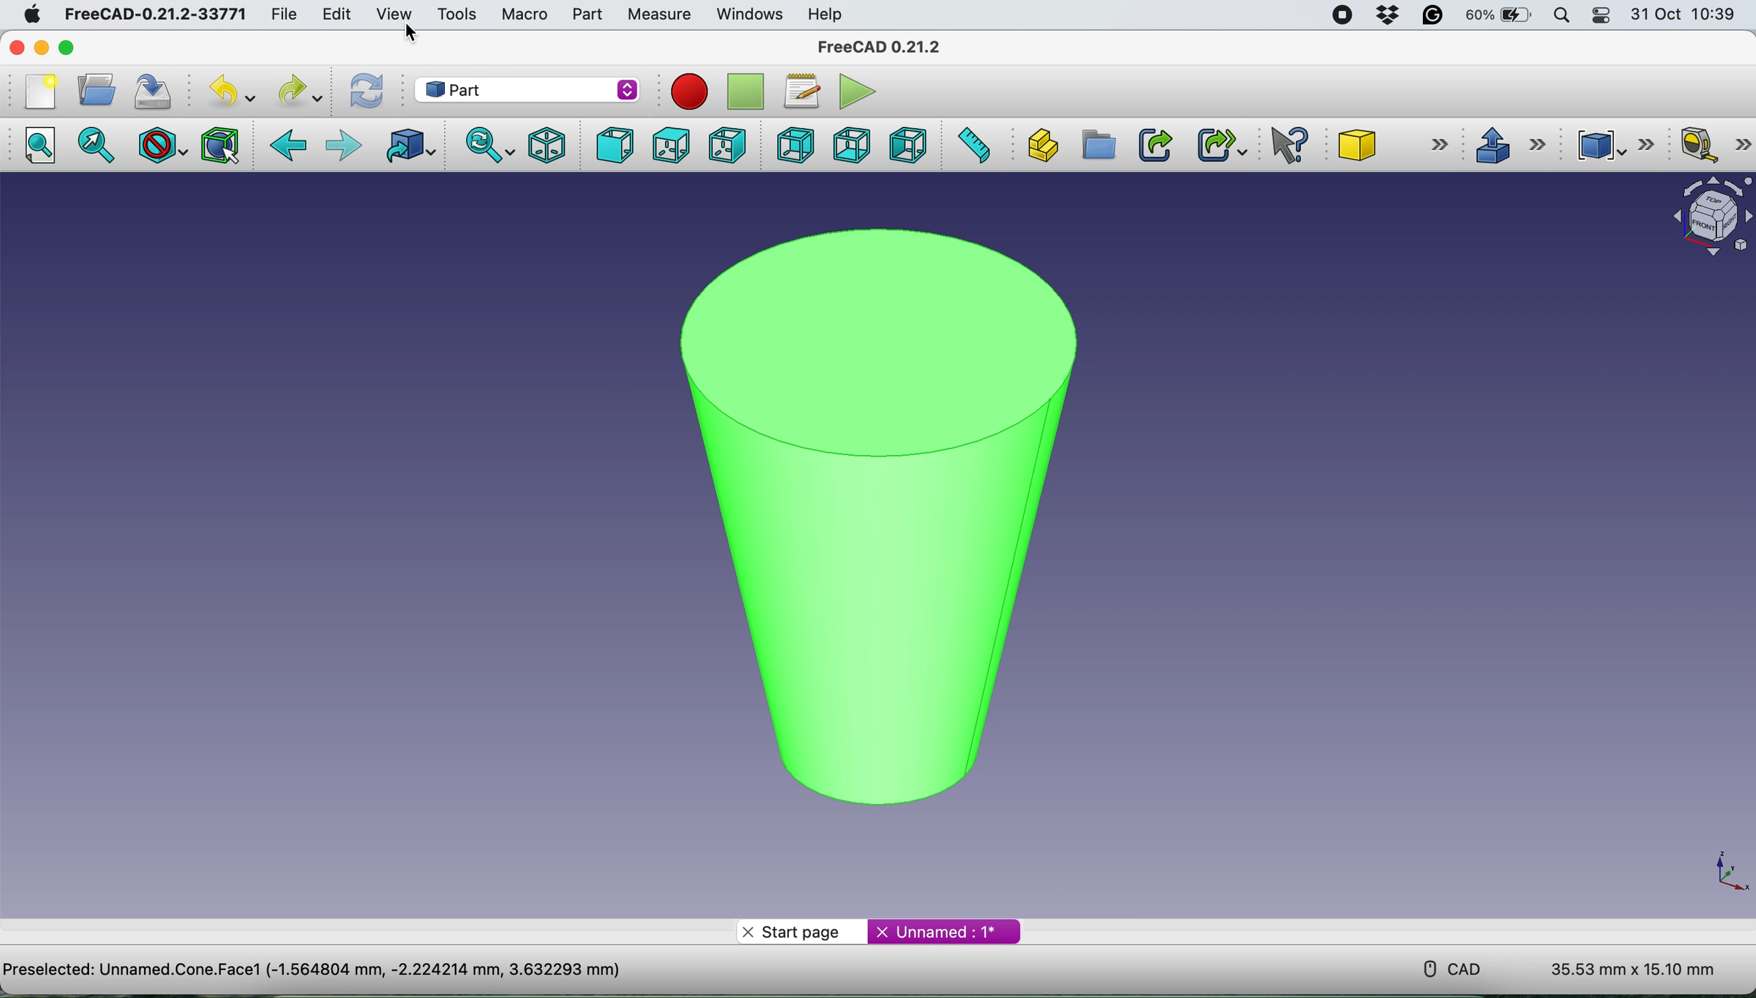 This screenshot has width=1756, height=998. Describe the element at coordinates (93, 90) in the screenshot. I see `open` at that location.